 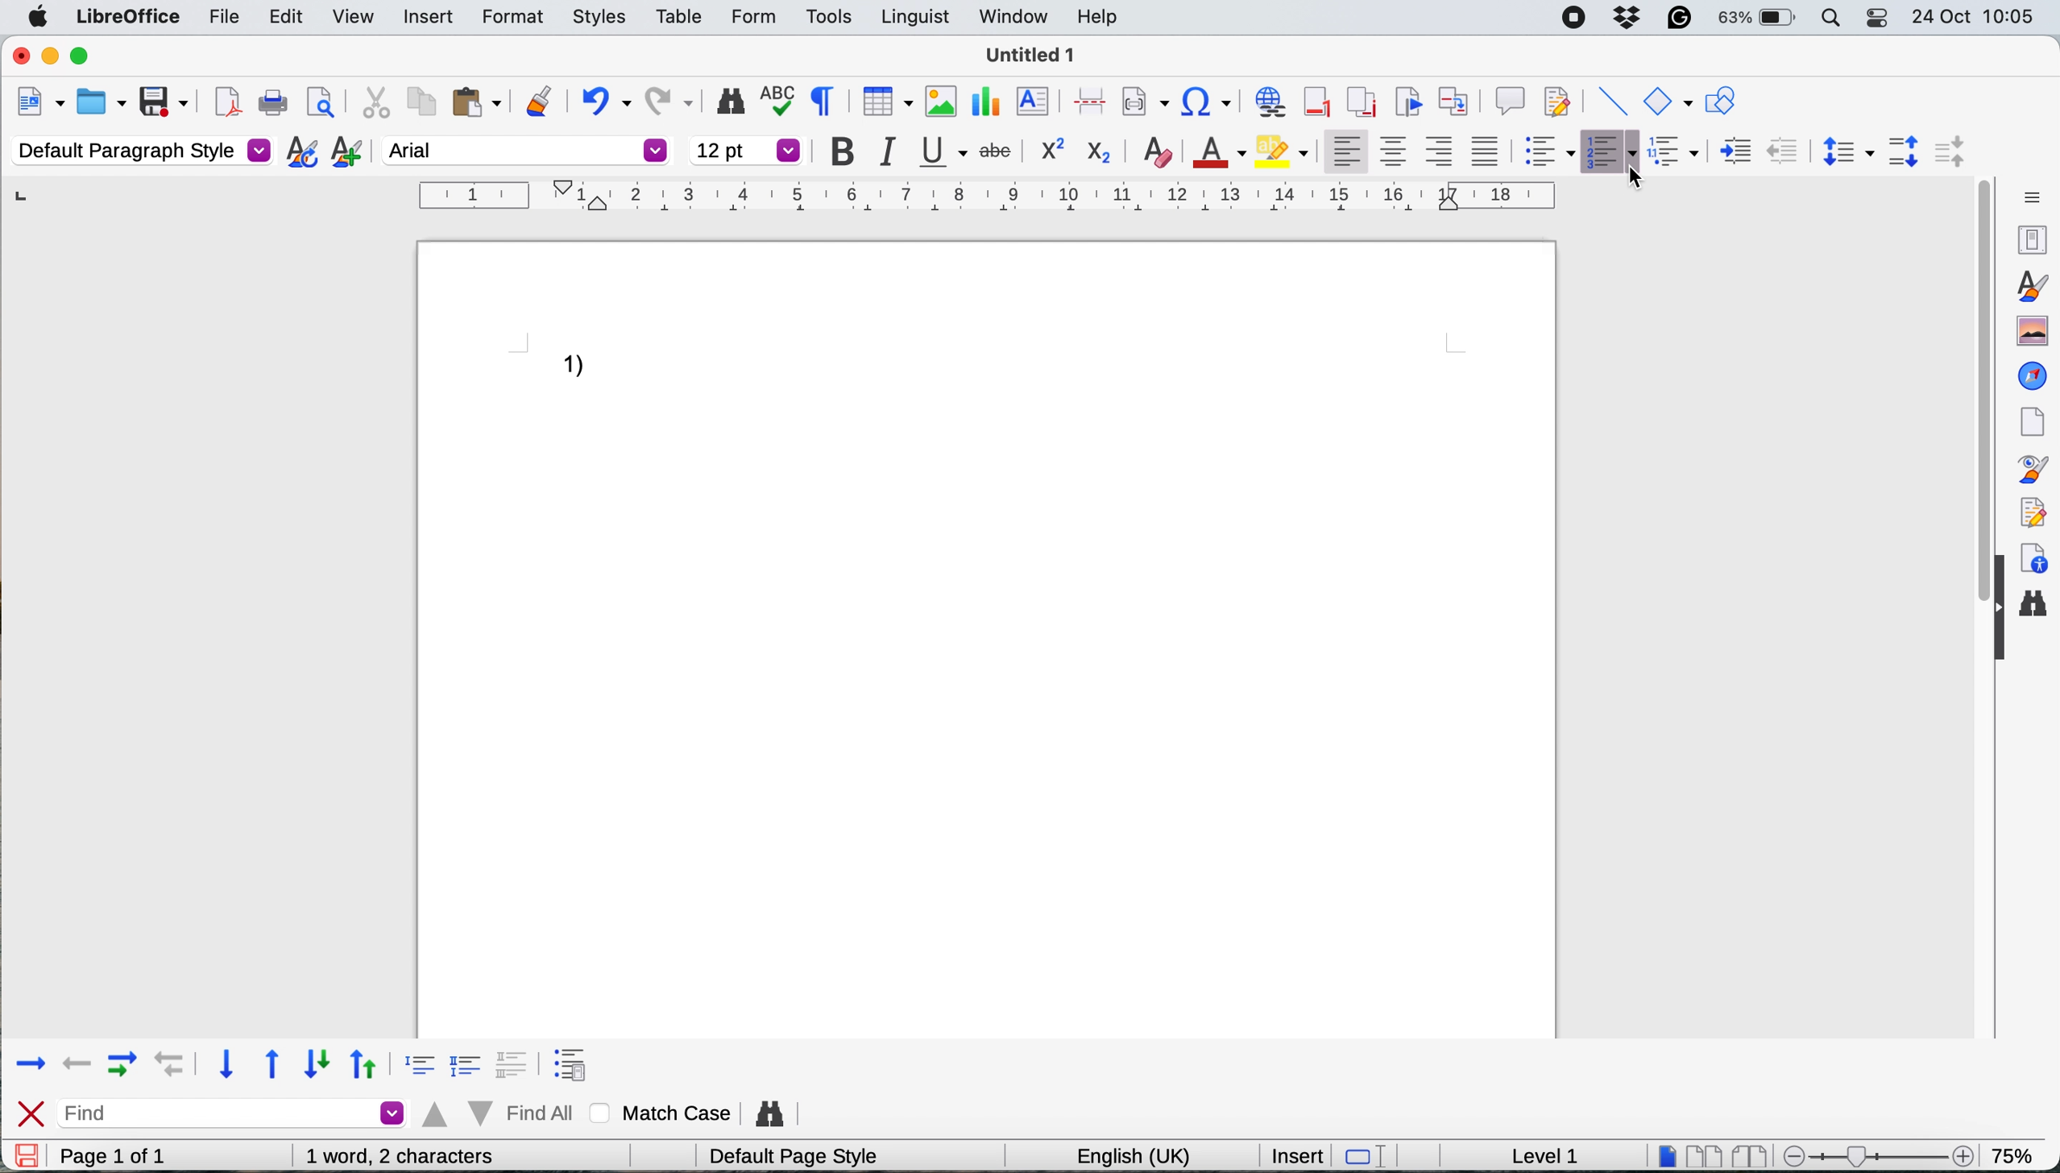 I want to click on inesrt chart, so click(x=987, y=102).